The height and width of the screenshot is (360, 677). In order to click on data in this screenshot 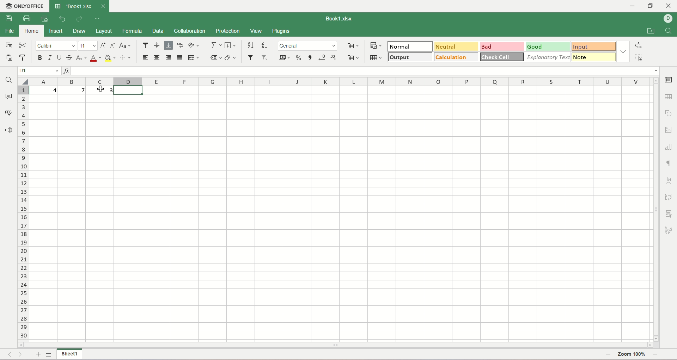, I will do `click(158, 31)`.